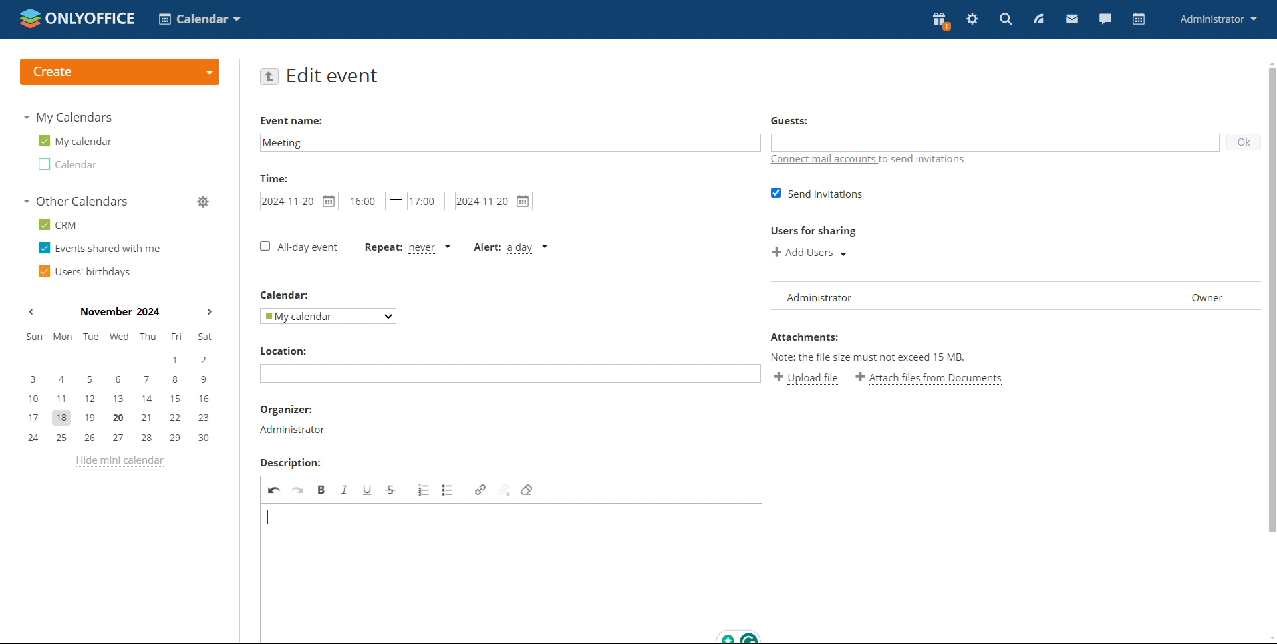 This screenshot has width=1277, height=644. I want to click on upload file, so click(807, 379).